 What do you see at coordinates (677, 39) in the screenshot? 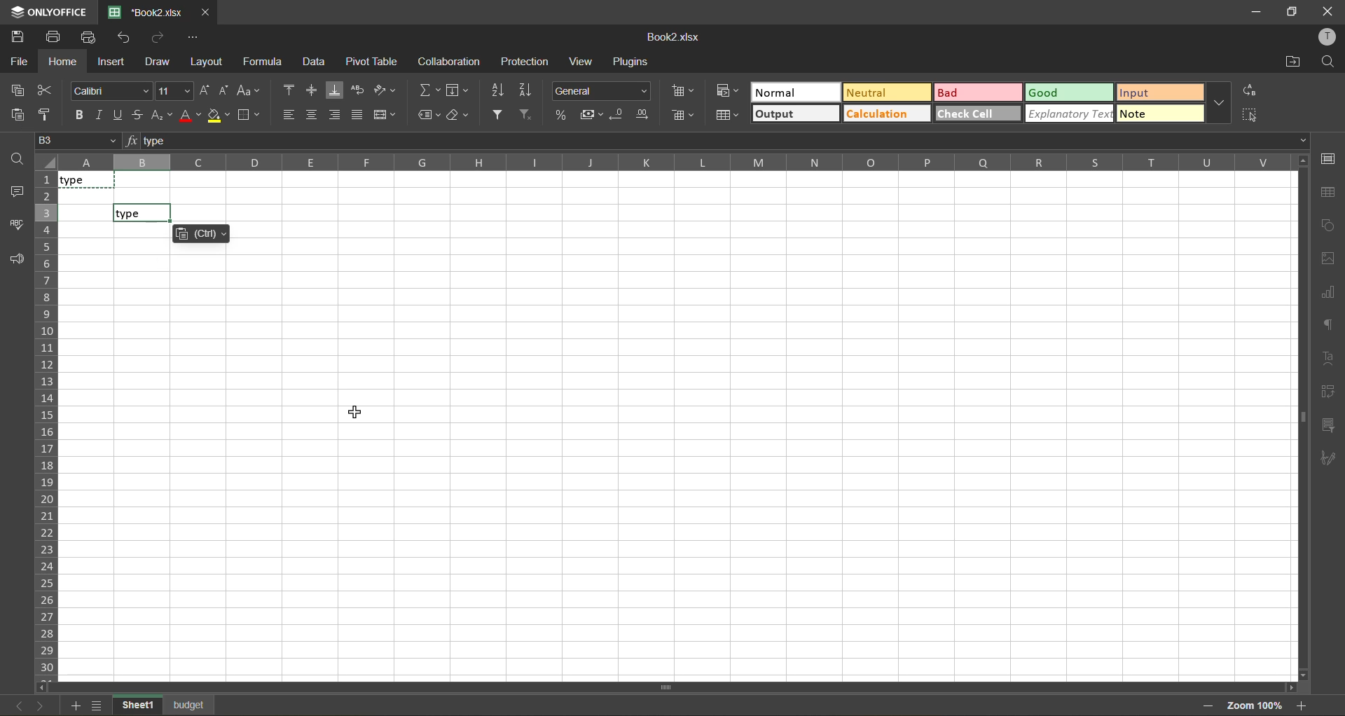
I see `filename` at bounding box center [677, 39].